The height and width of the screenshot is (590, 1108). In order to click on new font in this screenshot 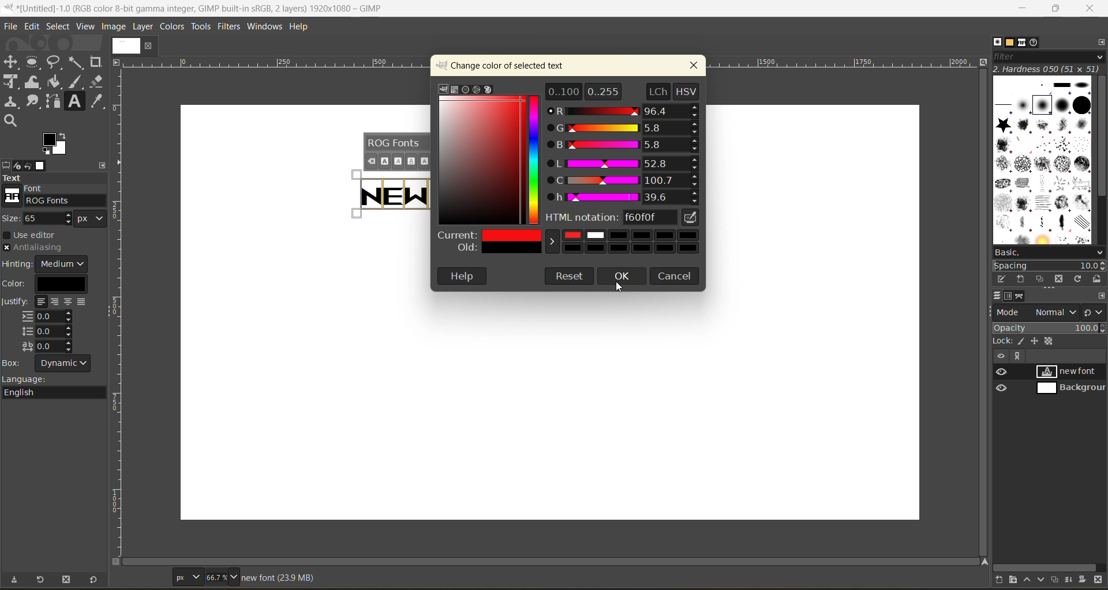, I will do `click(1071, 371)`.